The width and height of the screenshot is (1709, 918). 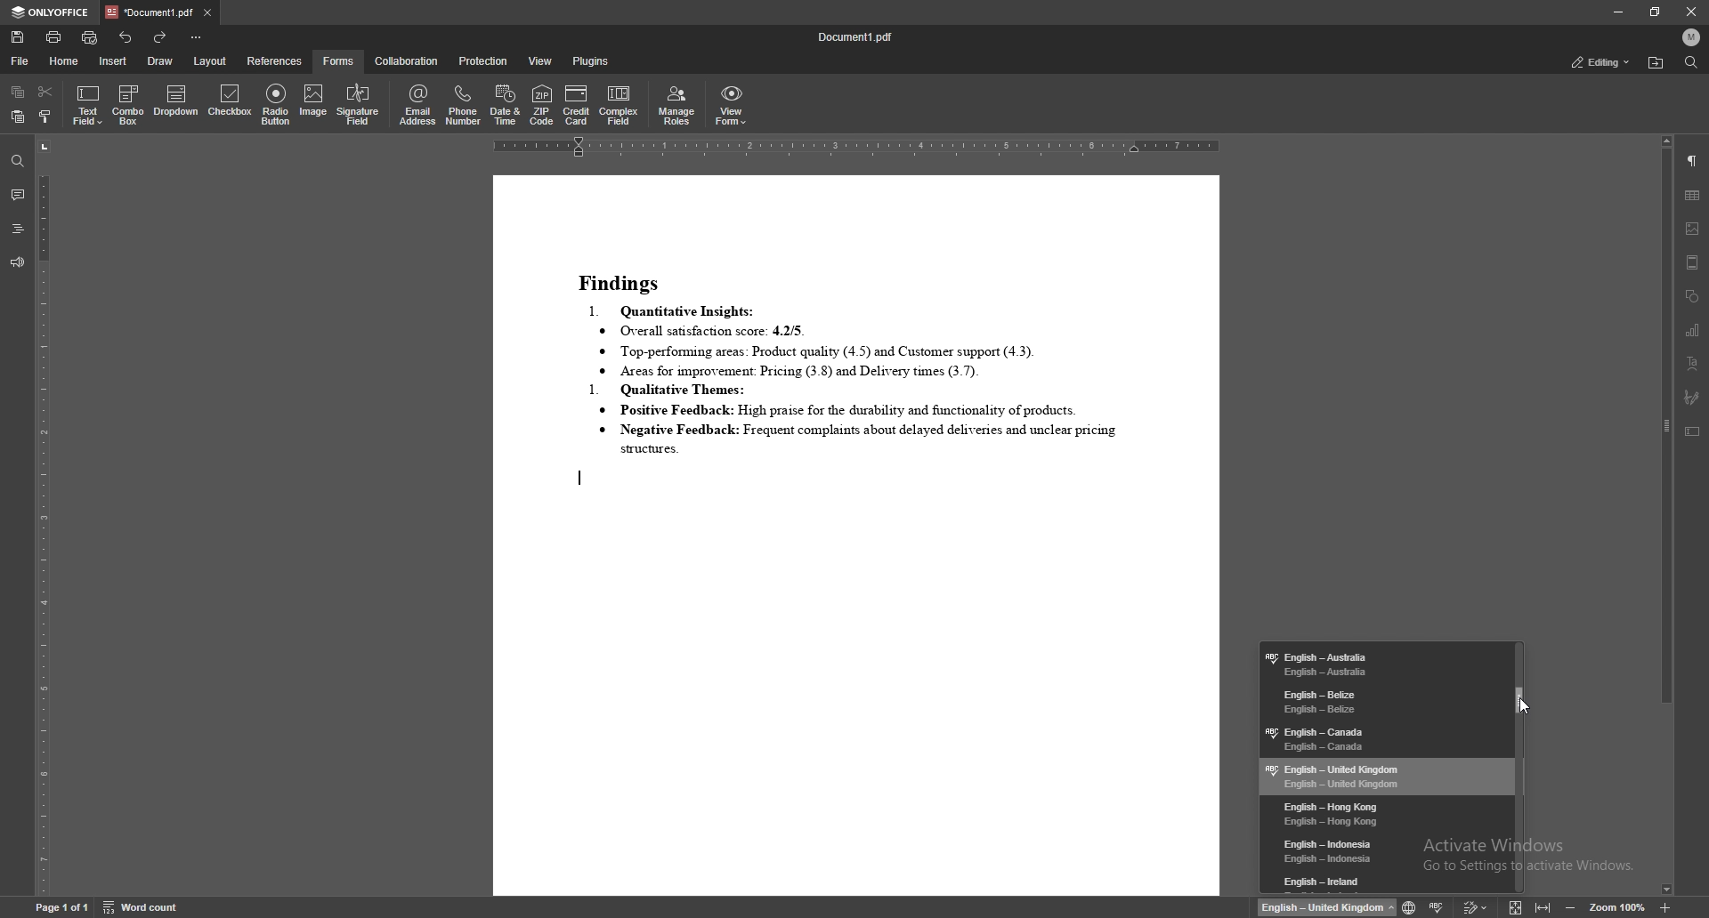 What do you see at coordinates (1521, 766) in the screenshot?
I see `scroll bar` at bounding box center [1521, 766].